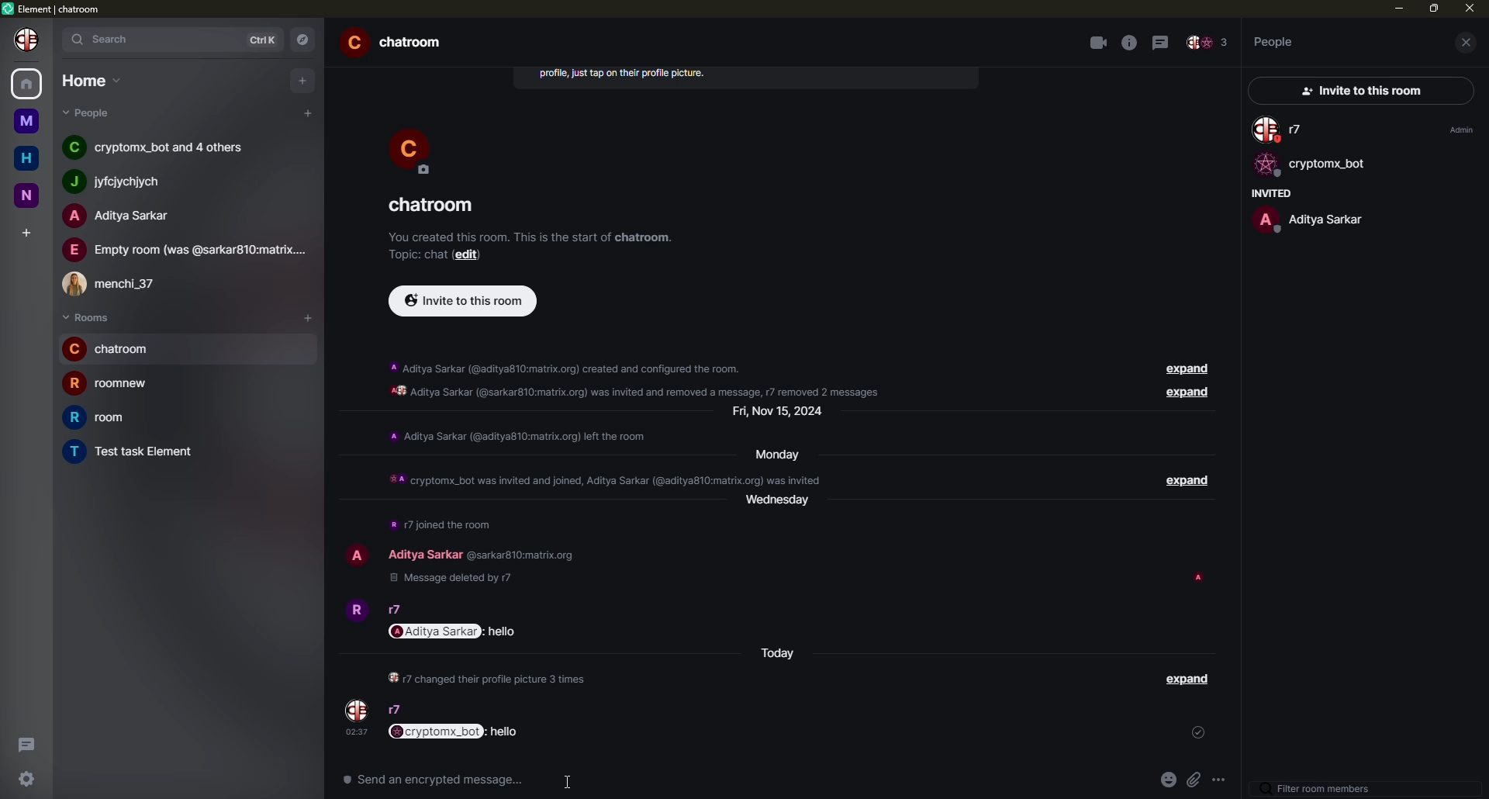 The height and width of the screenshot is (799, 1489). Describe the element at coordinates (28, 777) in the screenshot. I see `settings` at that location.